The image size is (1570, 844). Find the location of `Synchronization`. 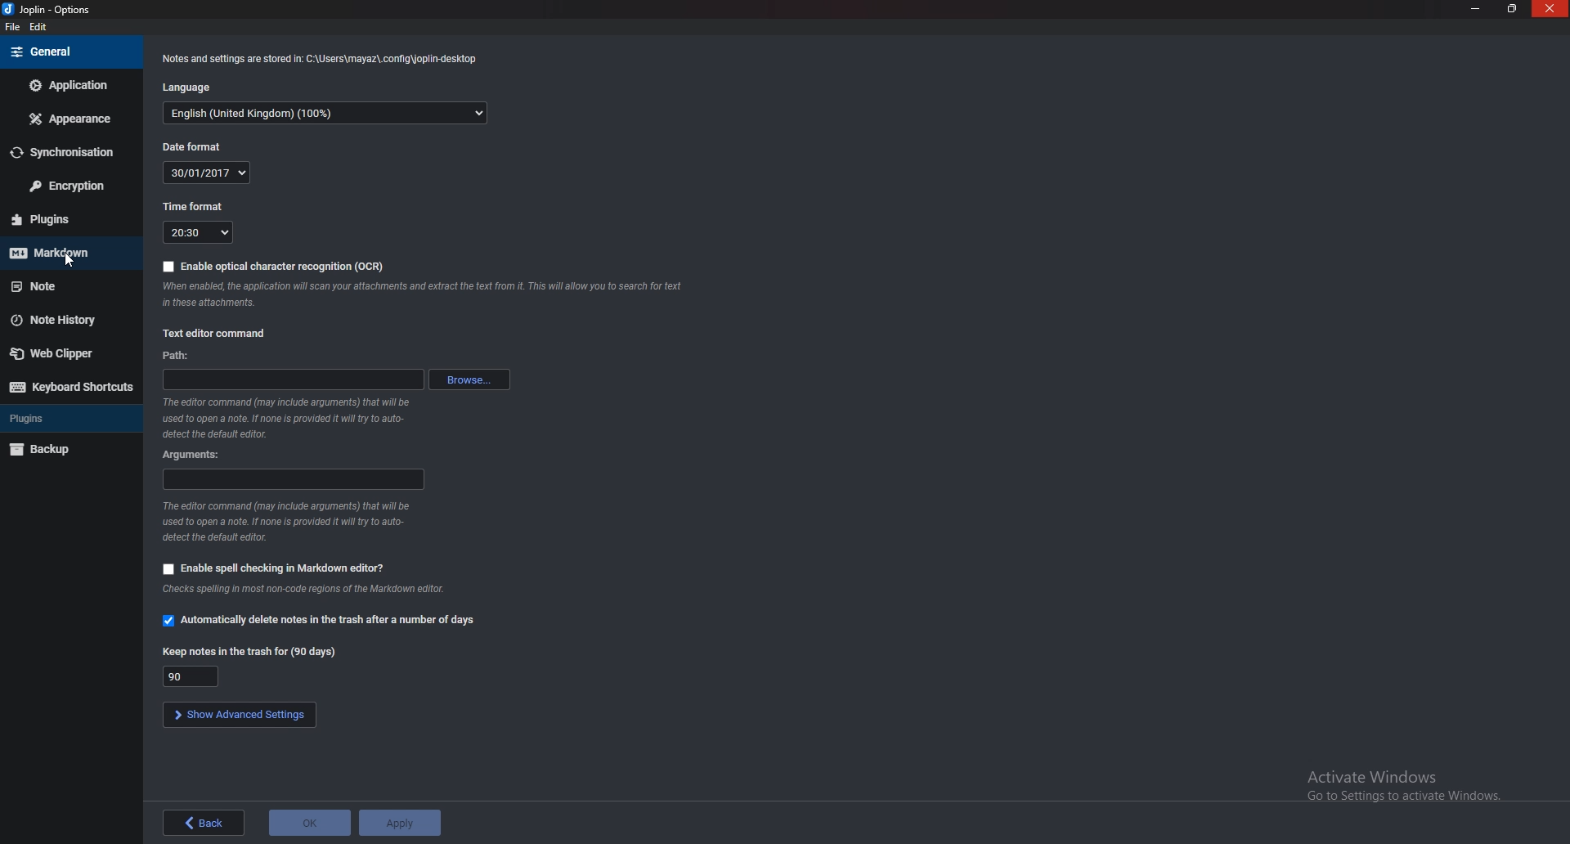

Synchronization is located at coordinates (70, 152).